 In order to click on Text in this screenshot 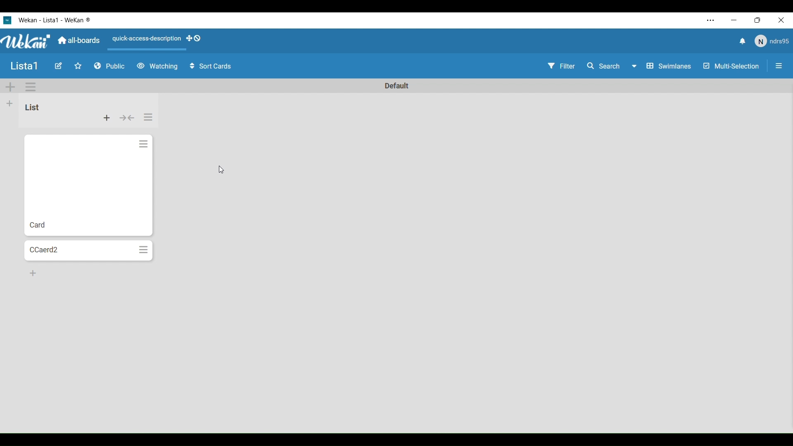, I will do `click(396, 85)`.